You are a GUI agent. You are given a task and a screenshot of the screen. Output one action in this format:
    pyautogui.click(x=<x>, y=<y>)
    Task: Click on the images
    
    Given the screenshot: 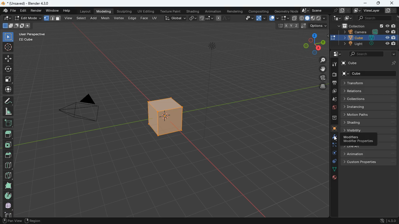 What is the action you would take?
    pyautogui.click(x=333, y=92)
    